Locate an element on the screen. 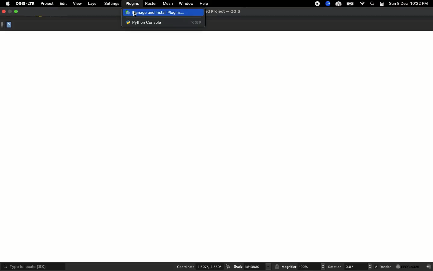 This screenshot has height=271, width=433. Maximize is located at coordinates (16, 12).